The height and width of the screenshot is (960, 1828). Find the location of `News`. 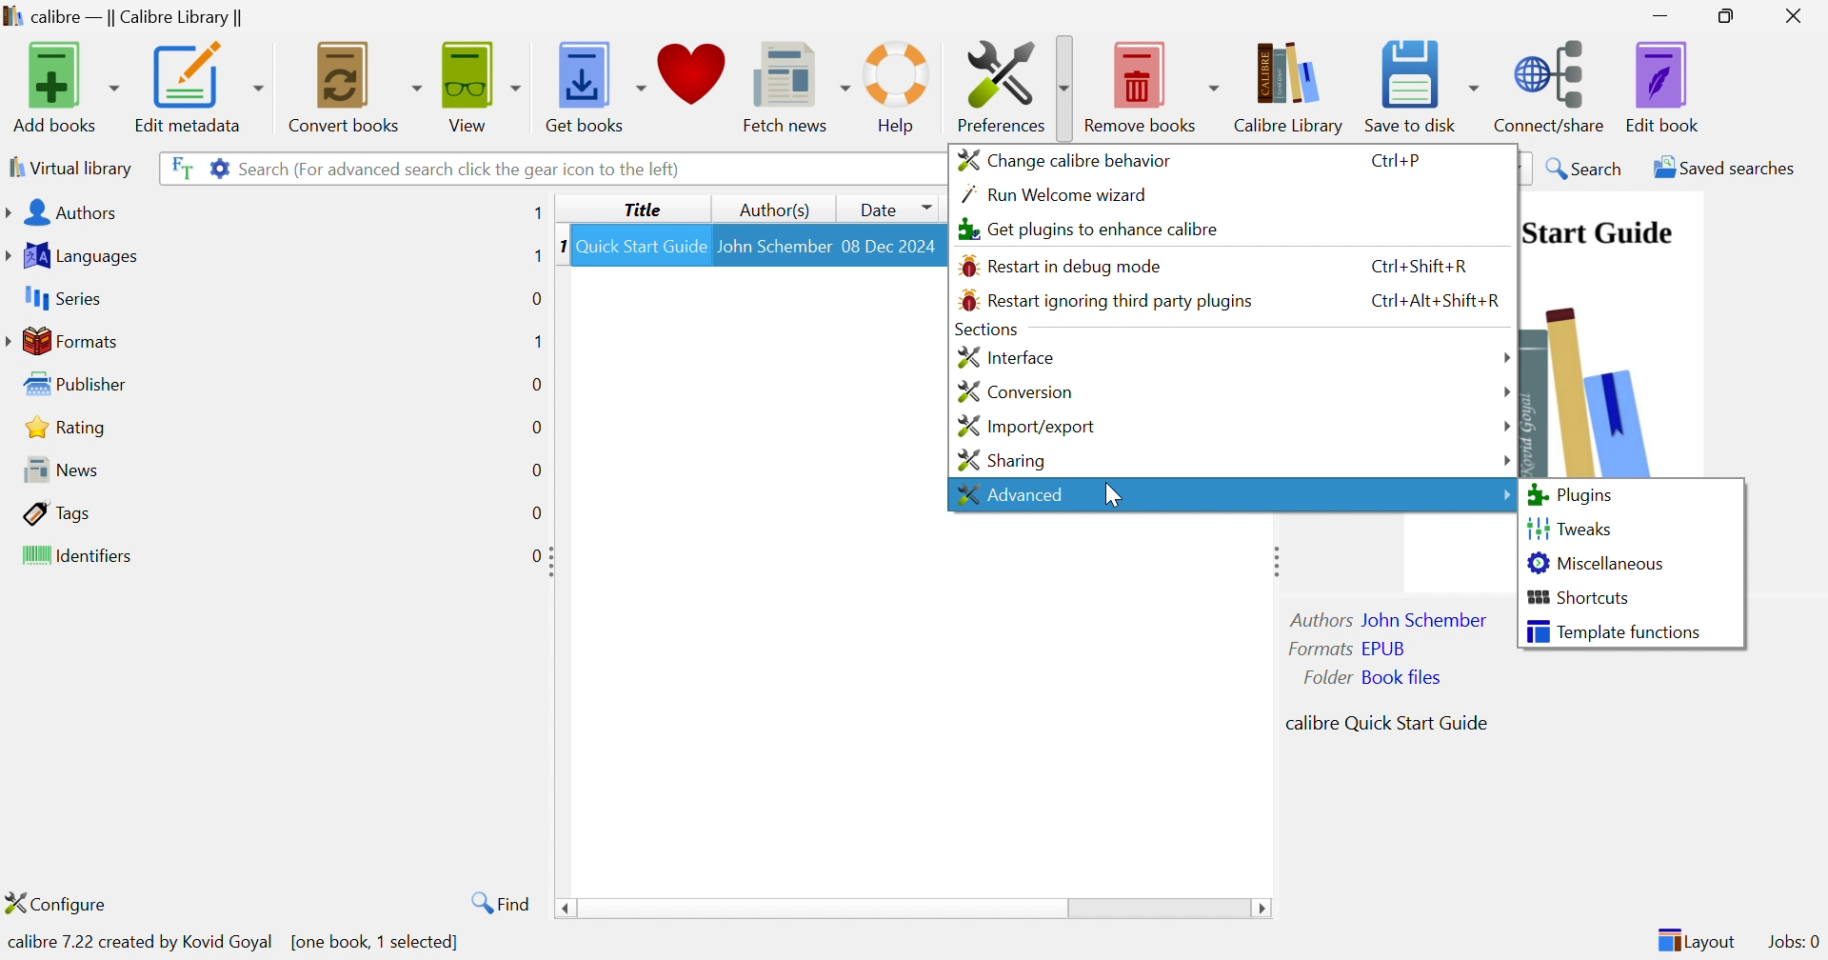

News is located at coordinates (55, 469).